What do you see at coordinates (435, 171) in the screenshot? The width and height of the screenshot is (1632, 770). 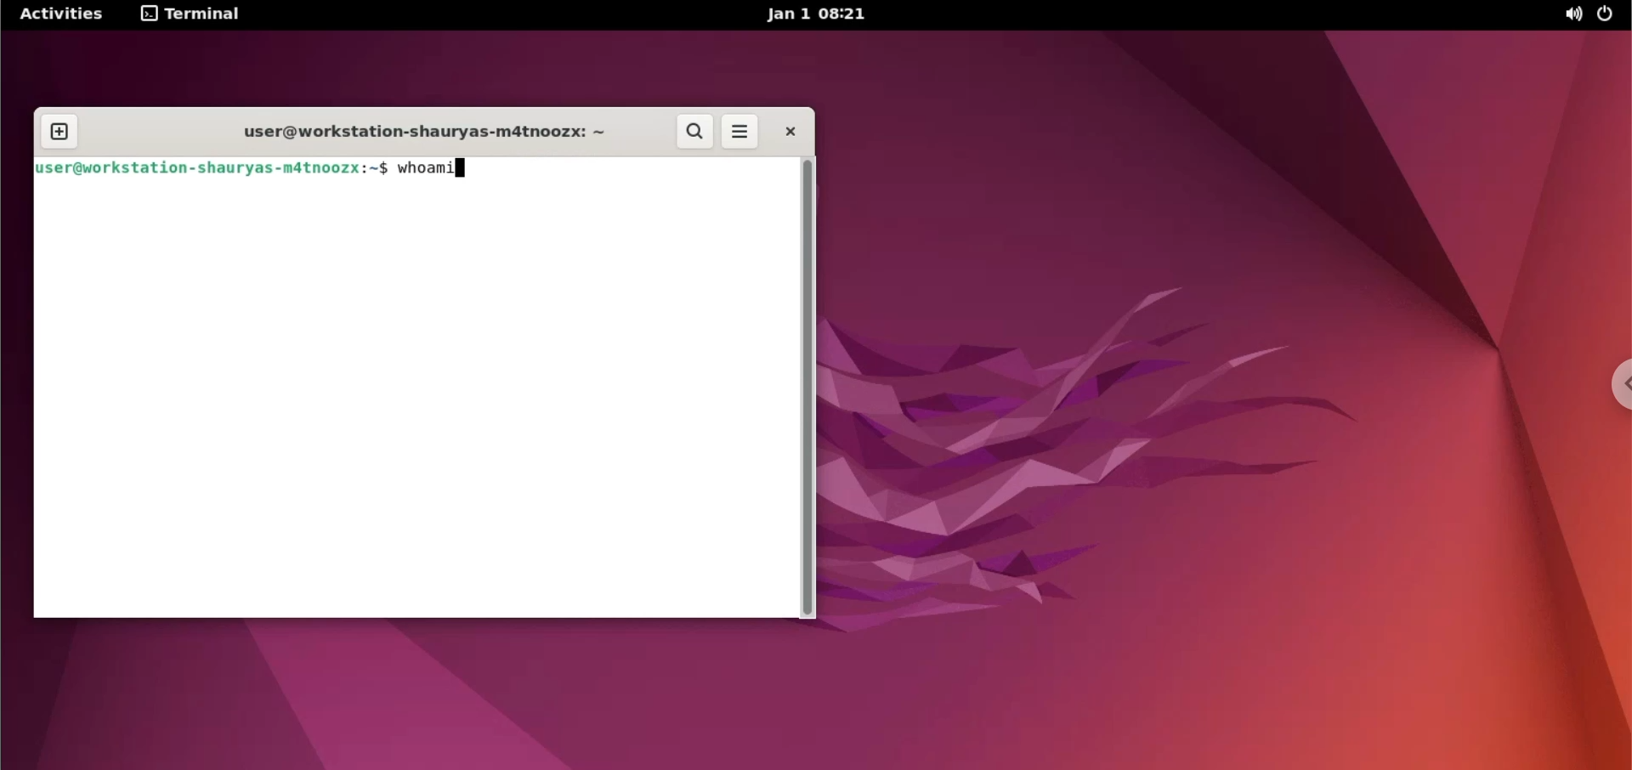 I see `whoami` at bounding box center [435, 171].